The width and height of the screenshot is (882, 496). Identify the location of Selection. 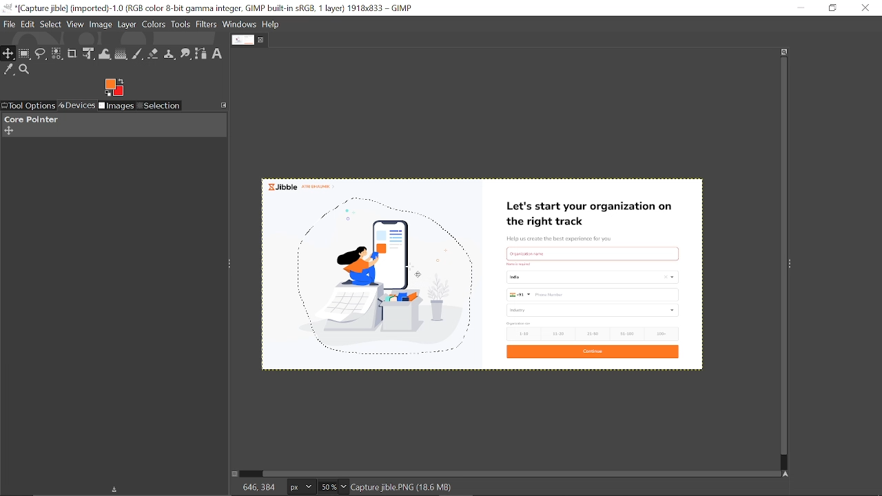
(158, 107).